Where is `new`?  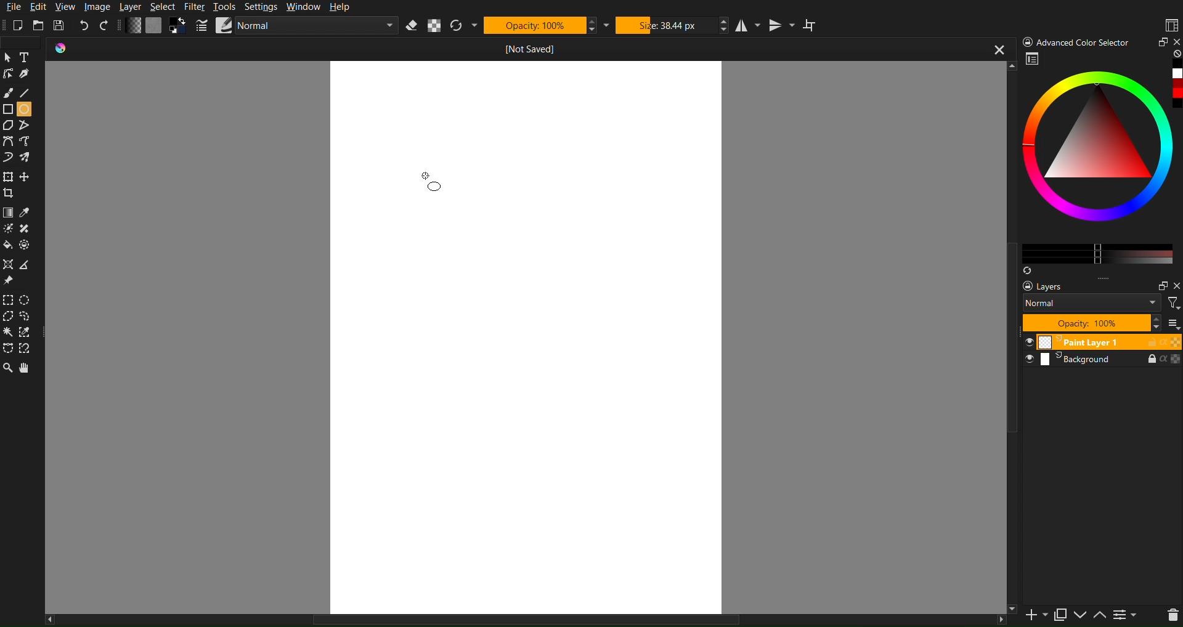 new is located at coordinates (1033, 617).